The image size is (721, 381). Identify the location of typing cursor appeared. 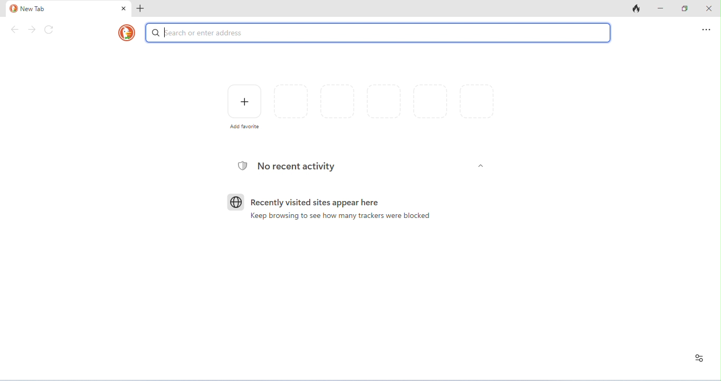
(167, 32).